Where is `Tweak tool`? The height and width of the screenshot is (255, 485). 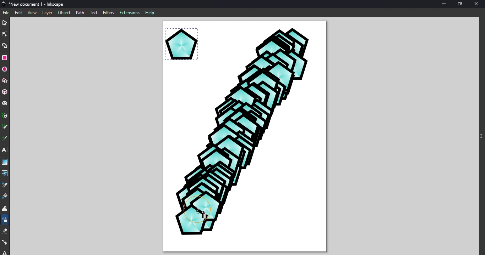 Tweak tool is located at coordinates (6, 209).